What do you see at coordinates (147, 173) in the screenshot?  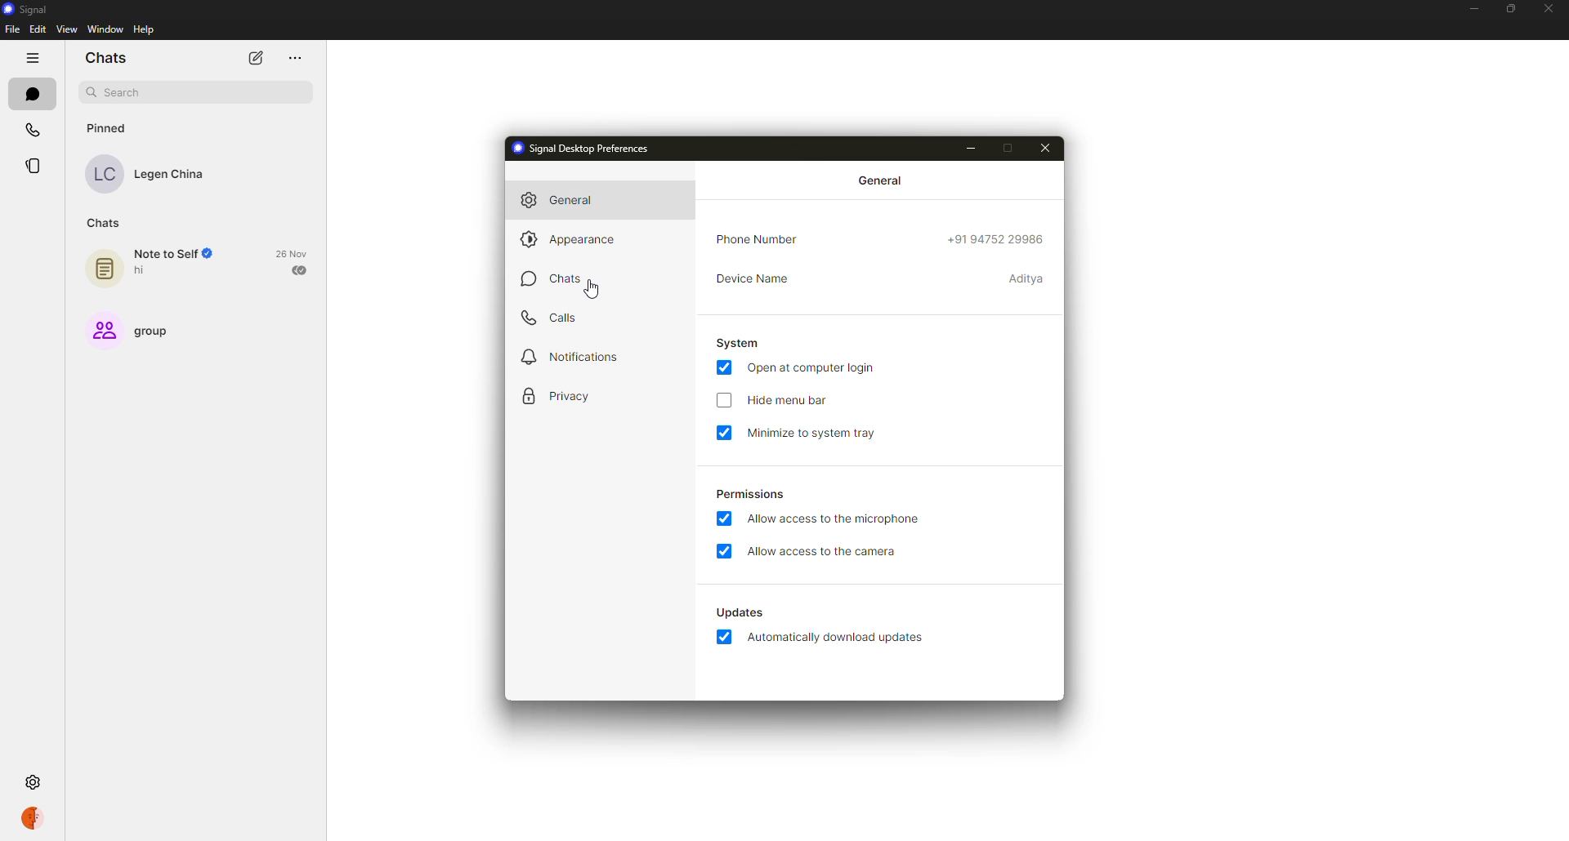 I see `Legen China` at bounding box center [147, 173].